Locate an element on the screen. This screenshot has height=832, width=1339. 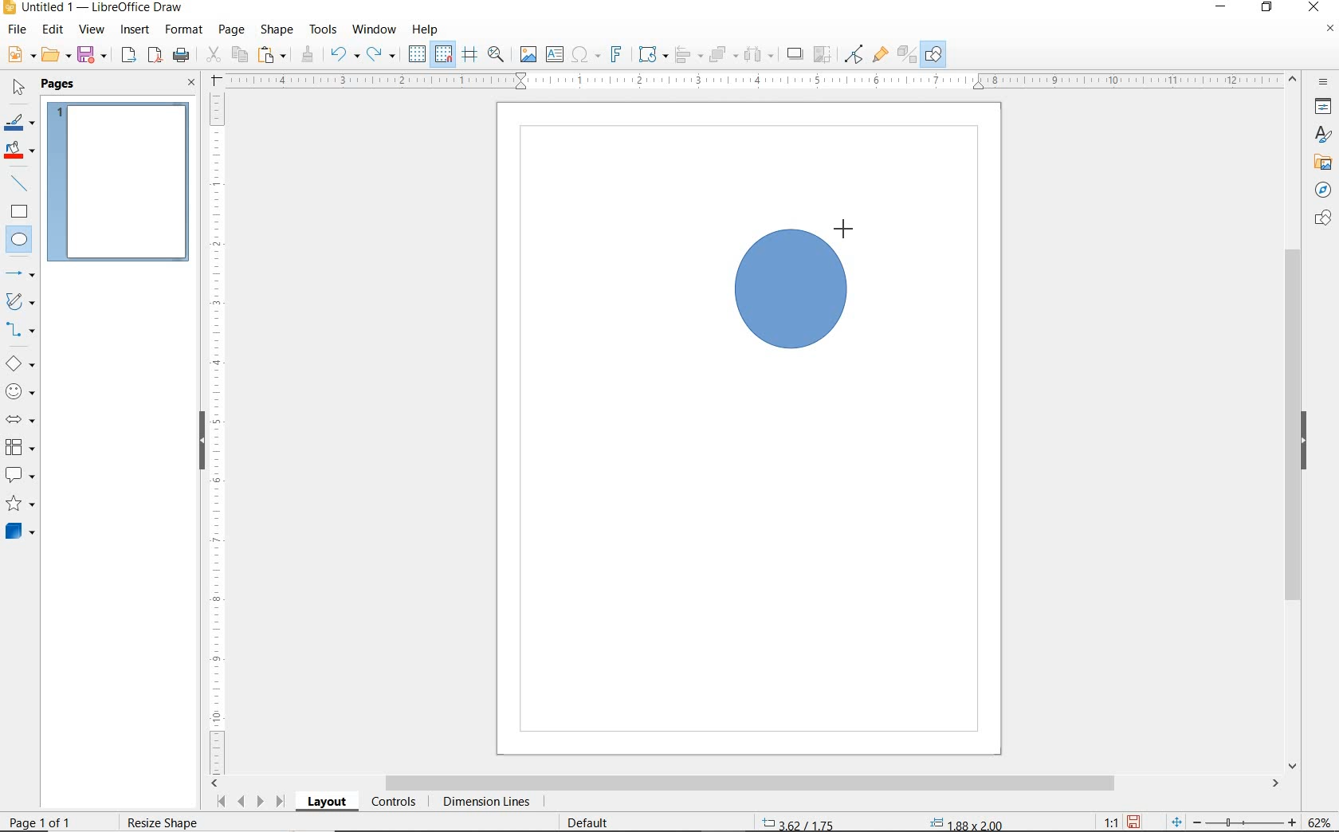
SHAPE is located at coordinates (278, 32).